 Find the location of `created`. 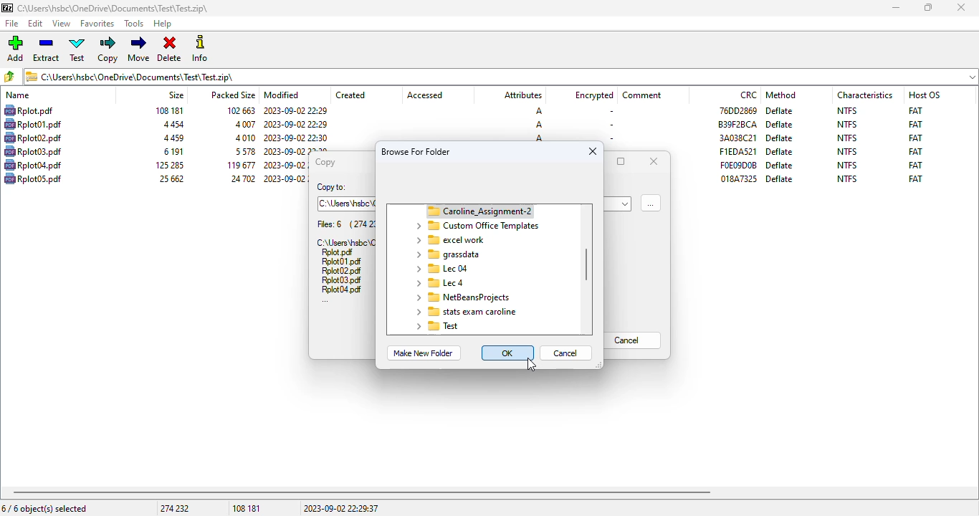

created is located at coordinates (350, 95).